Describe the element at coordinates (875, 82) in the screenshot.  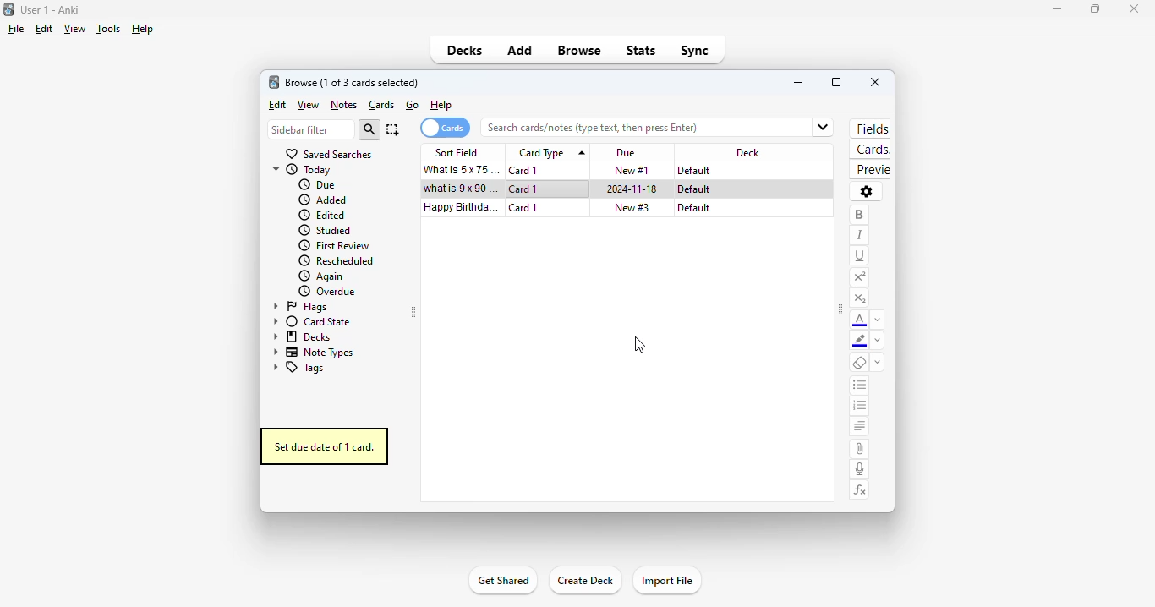
I see `close` at that location.